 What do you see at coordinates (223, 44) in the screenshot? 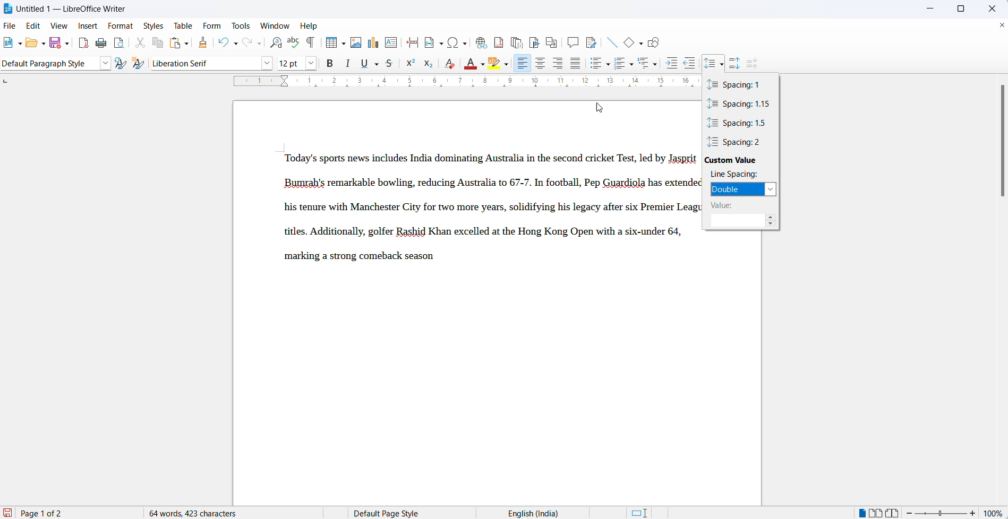
I see `undo` at bounding box center [223, 44].